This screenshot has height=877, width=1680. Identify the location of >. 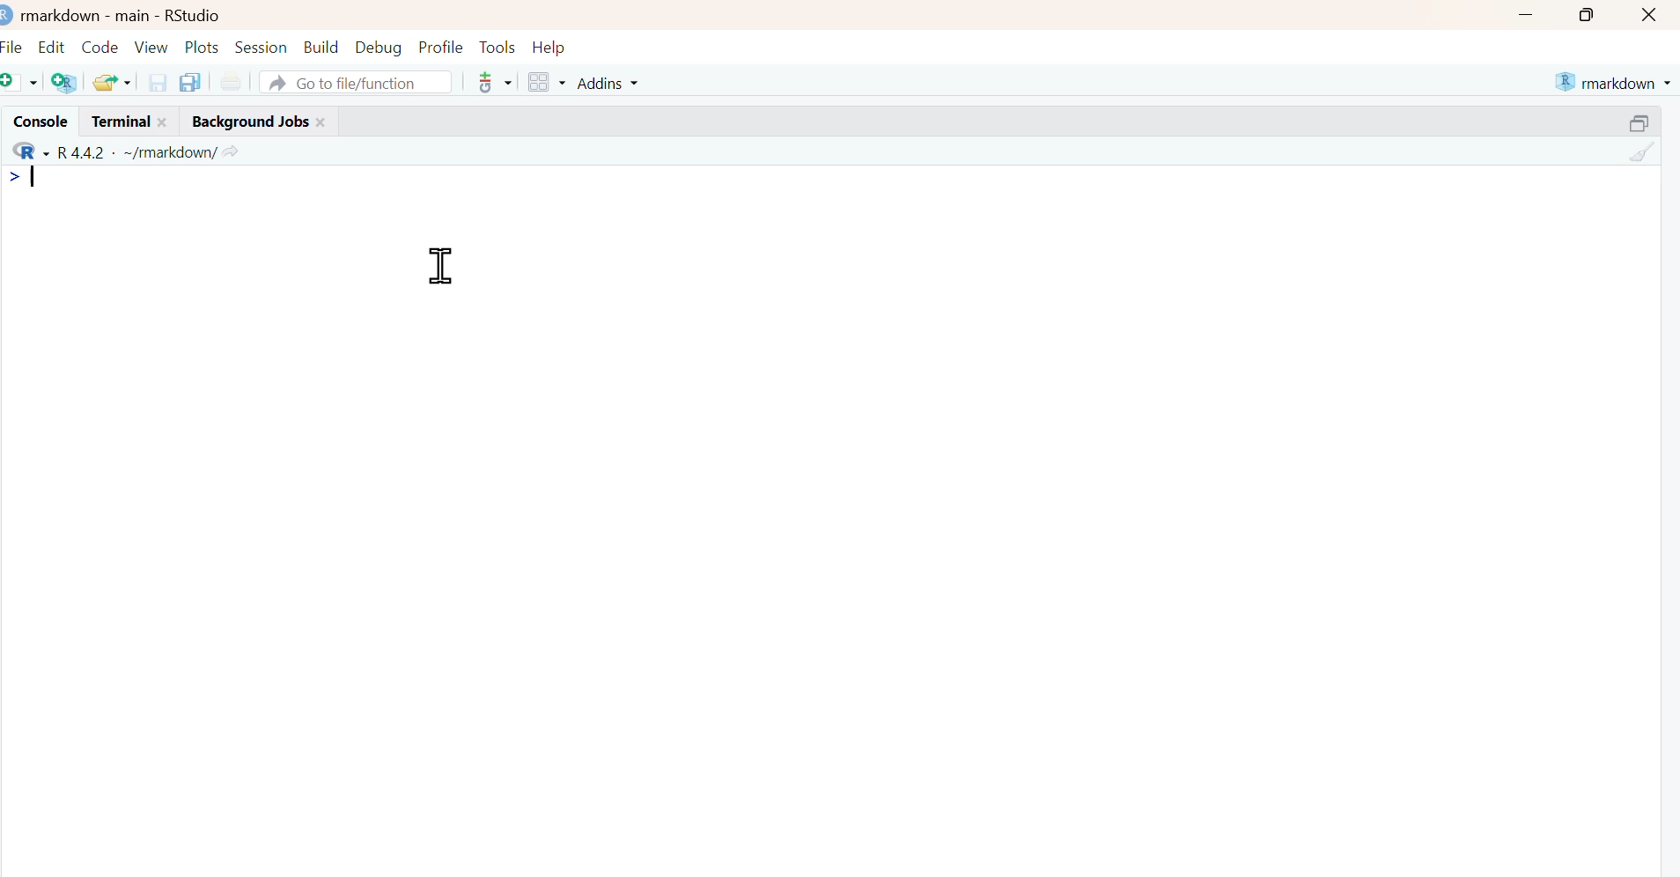
(13, 177).